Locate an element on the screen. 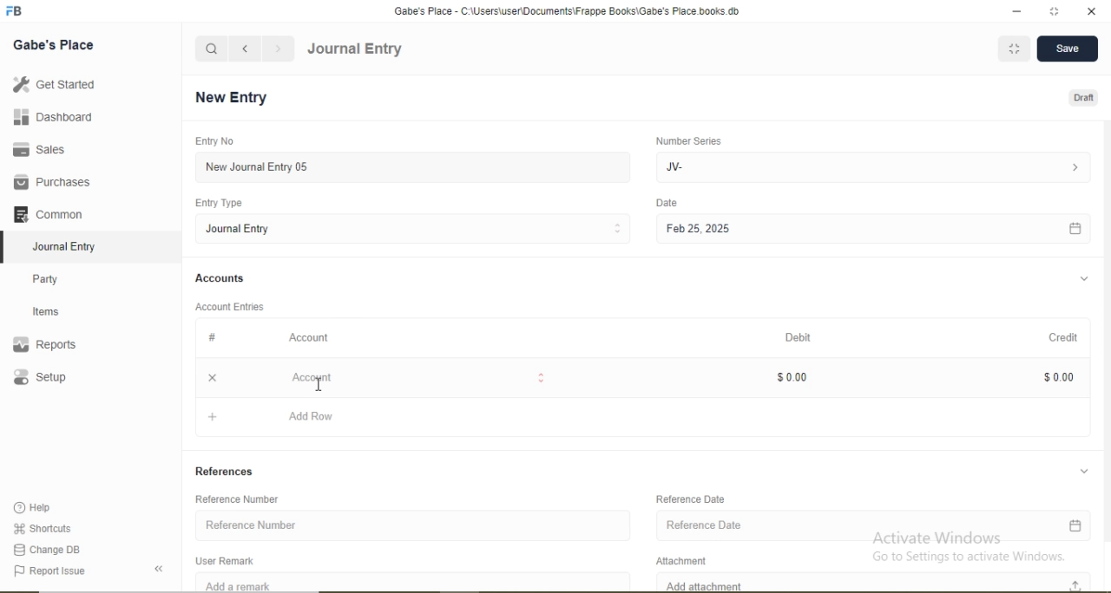 The width and height of the screenshot is (1111, 593). Common is located at coordinates (52, 212).